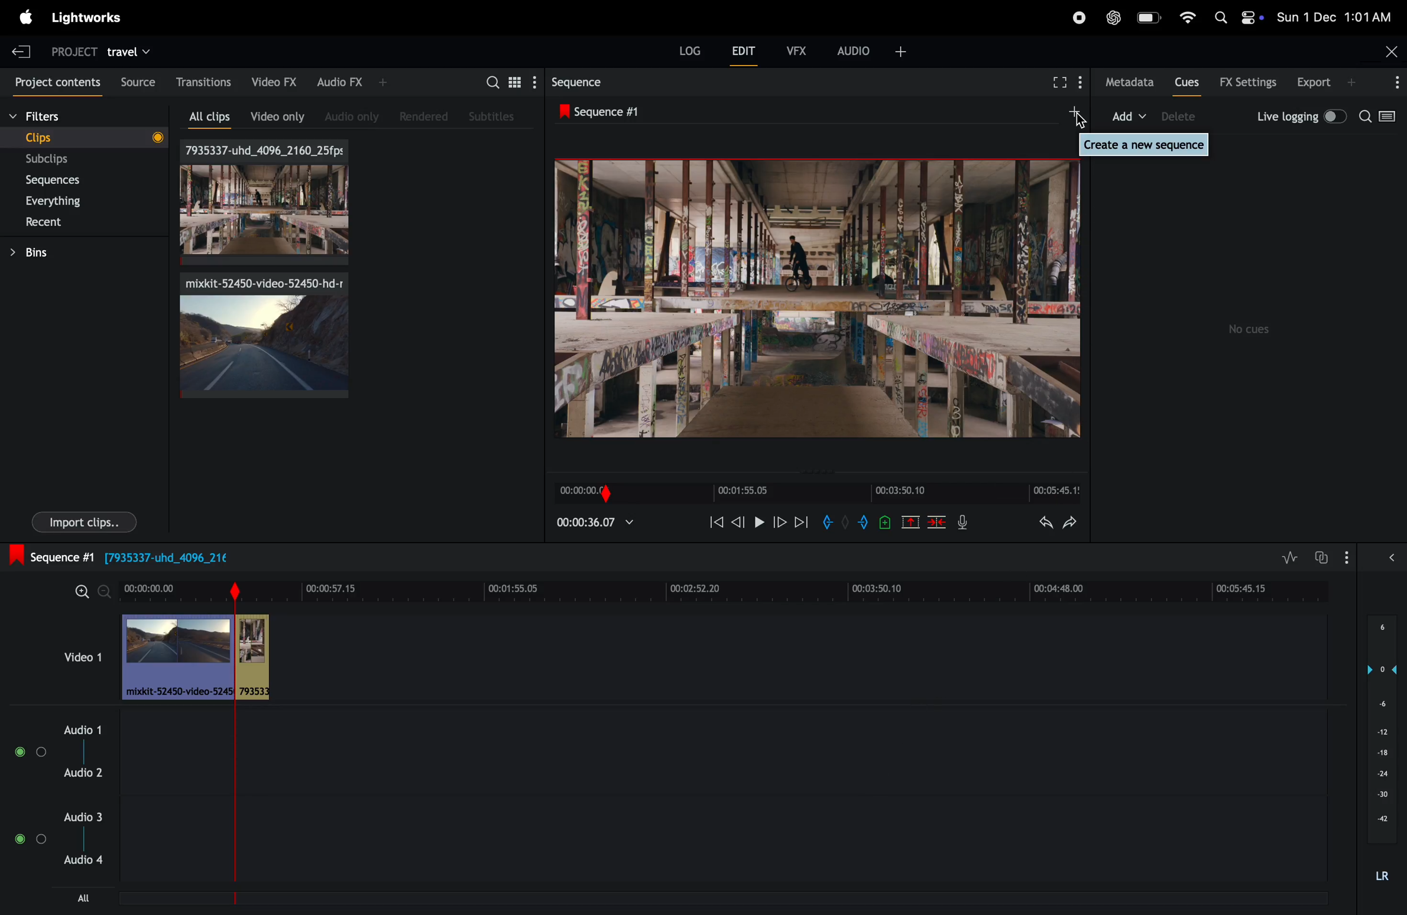  Describe the element at coordinates (1247, 82) in the screenshot. I see `Fx settings` at that location.